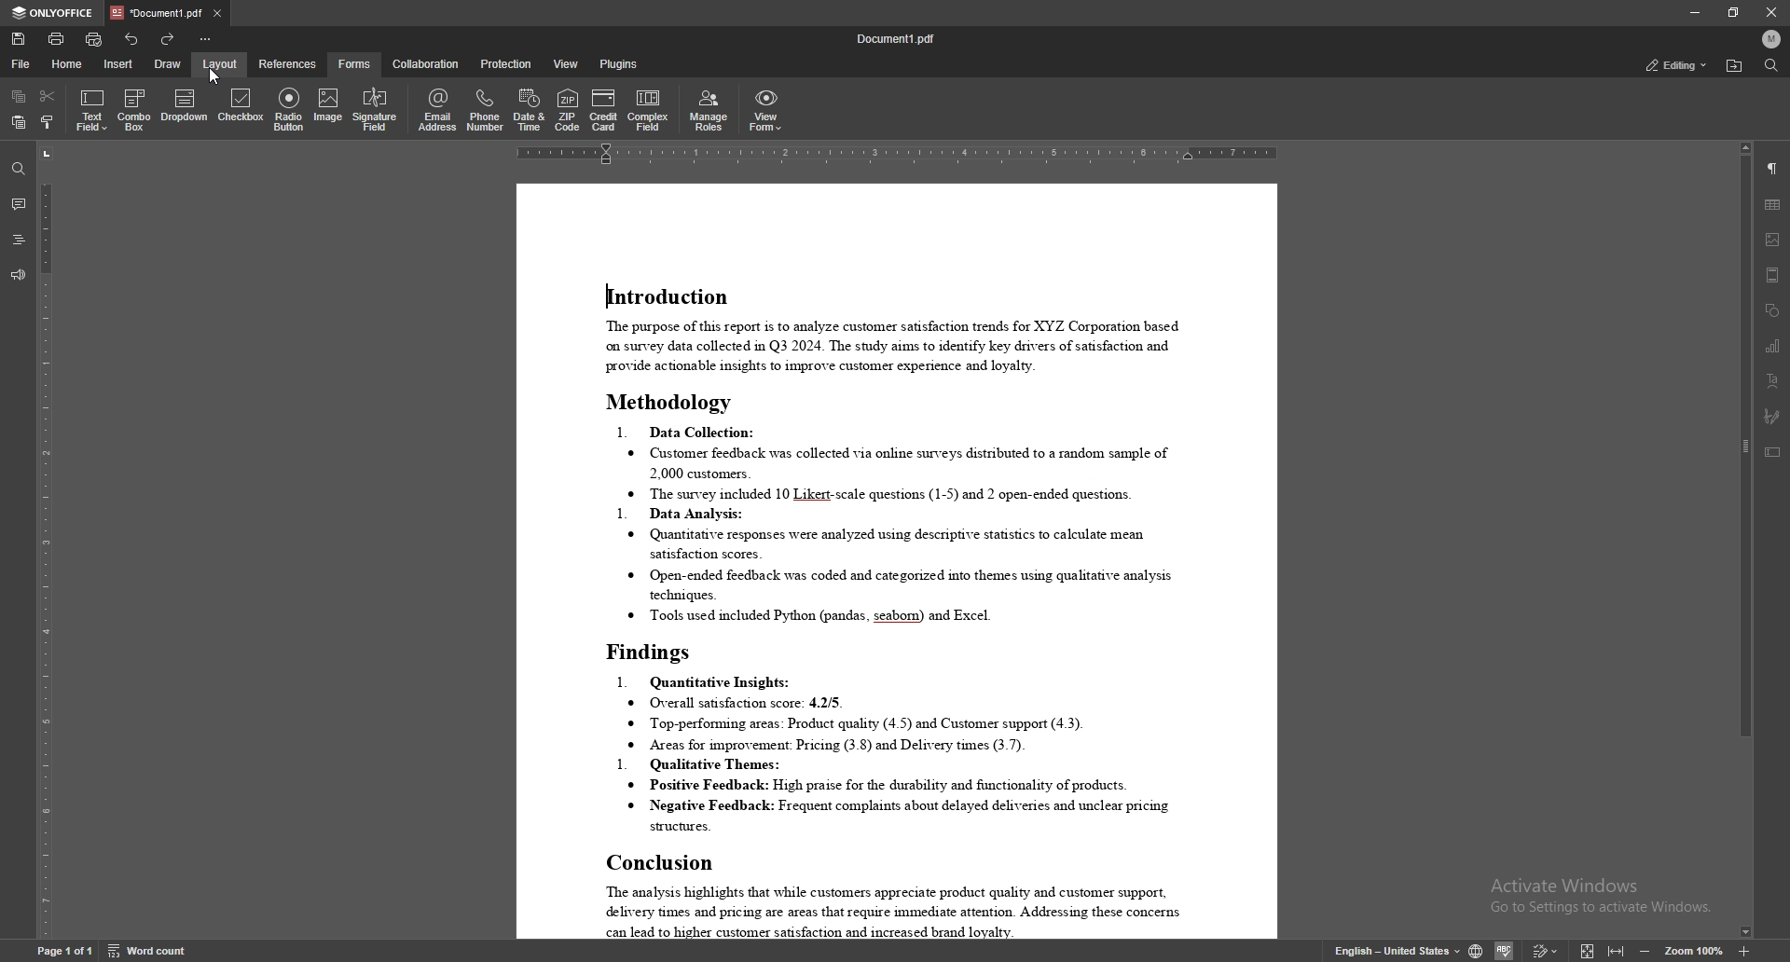 The image size is (1790, 962). I want to click on plugins, so click(622, 64).